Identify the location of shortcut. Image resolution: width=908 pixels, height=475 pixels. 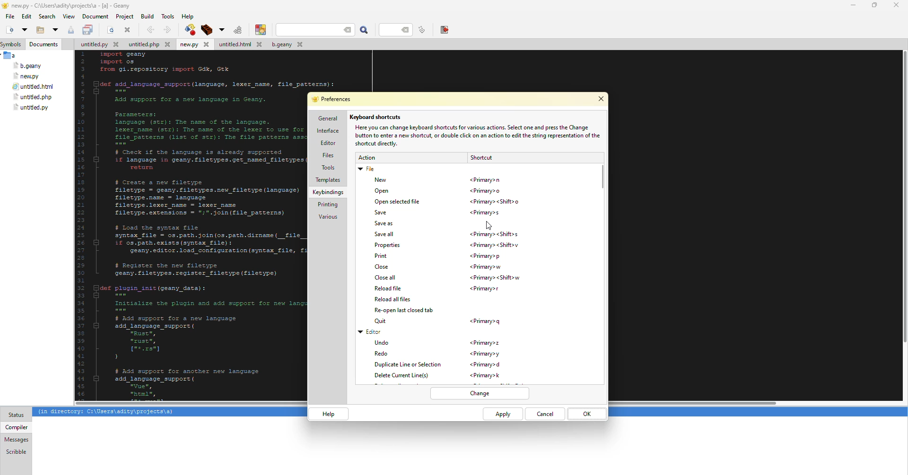
(485, 179).